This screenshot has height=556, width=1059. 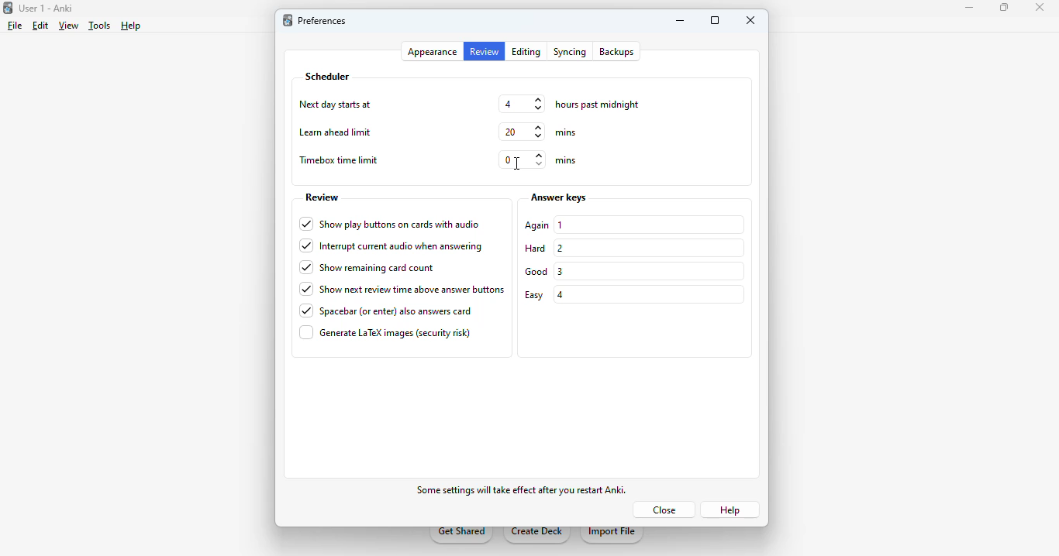 I want to click on close, so click(x=1040, y=9).